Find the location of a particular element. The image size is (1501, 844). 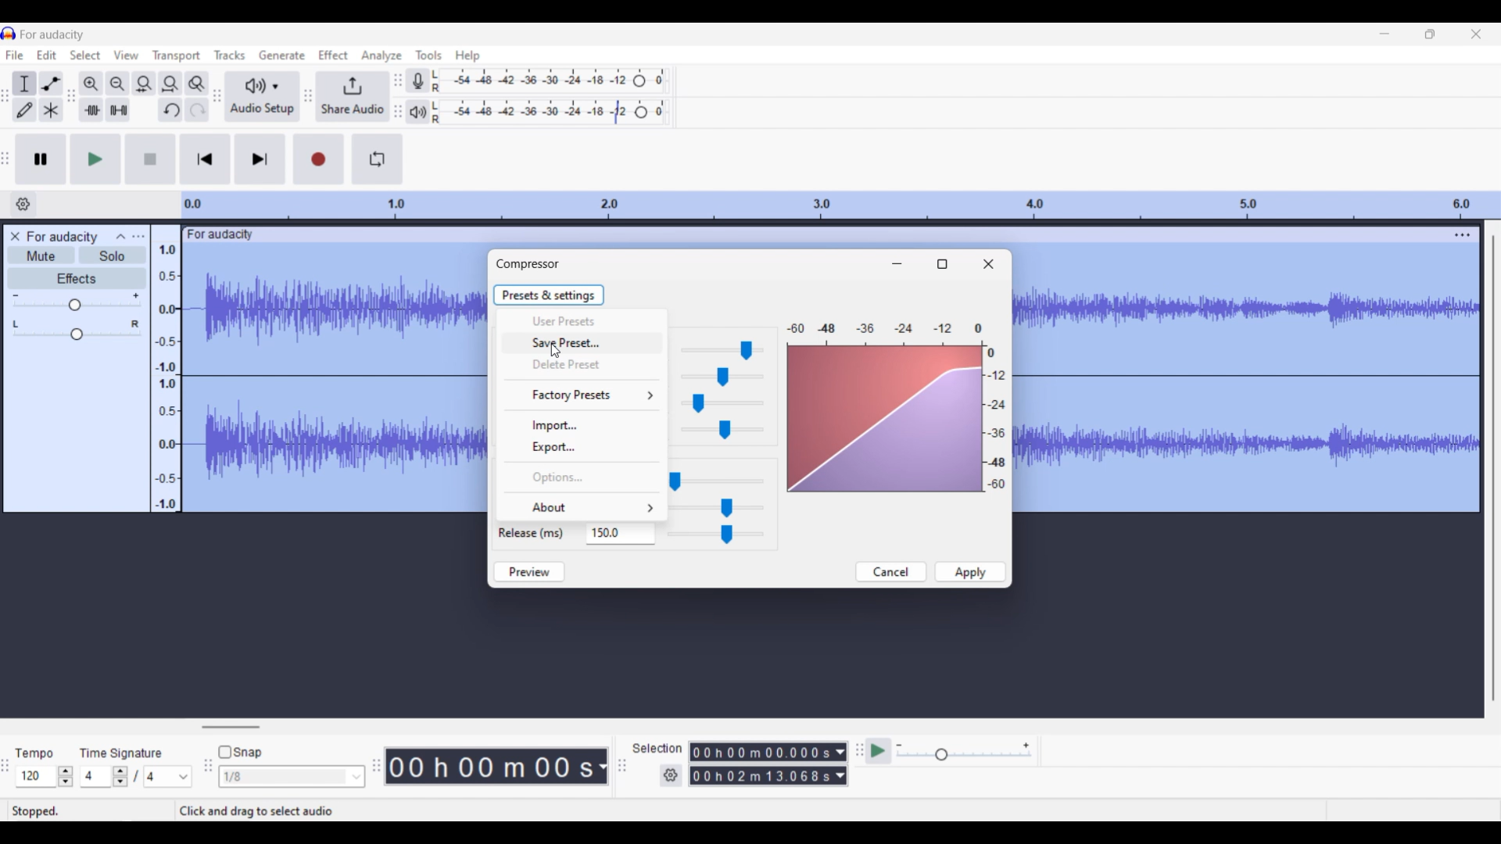

Stop is located at coordinates (150, 159).